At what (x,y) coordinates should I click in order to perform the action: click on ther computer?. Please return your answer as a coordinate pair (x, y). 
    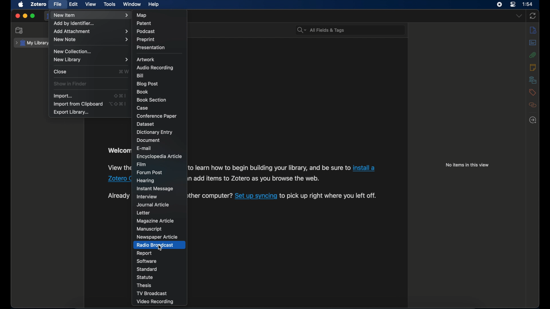
    Looking at the image, I should click on (210, 196).